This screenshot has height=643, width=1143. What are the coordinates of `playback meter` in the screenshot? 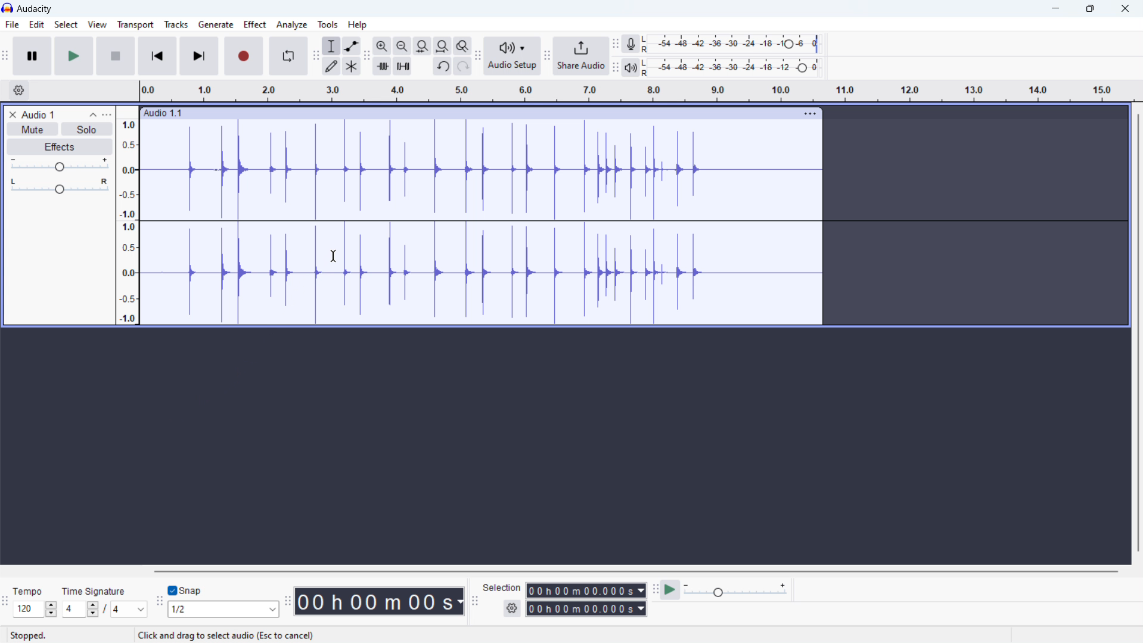 It's located at (633, 68).